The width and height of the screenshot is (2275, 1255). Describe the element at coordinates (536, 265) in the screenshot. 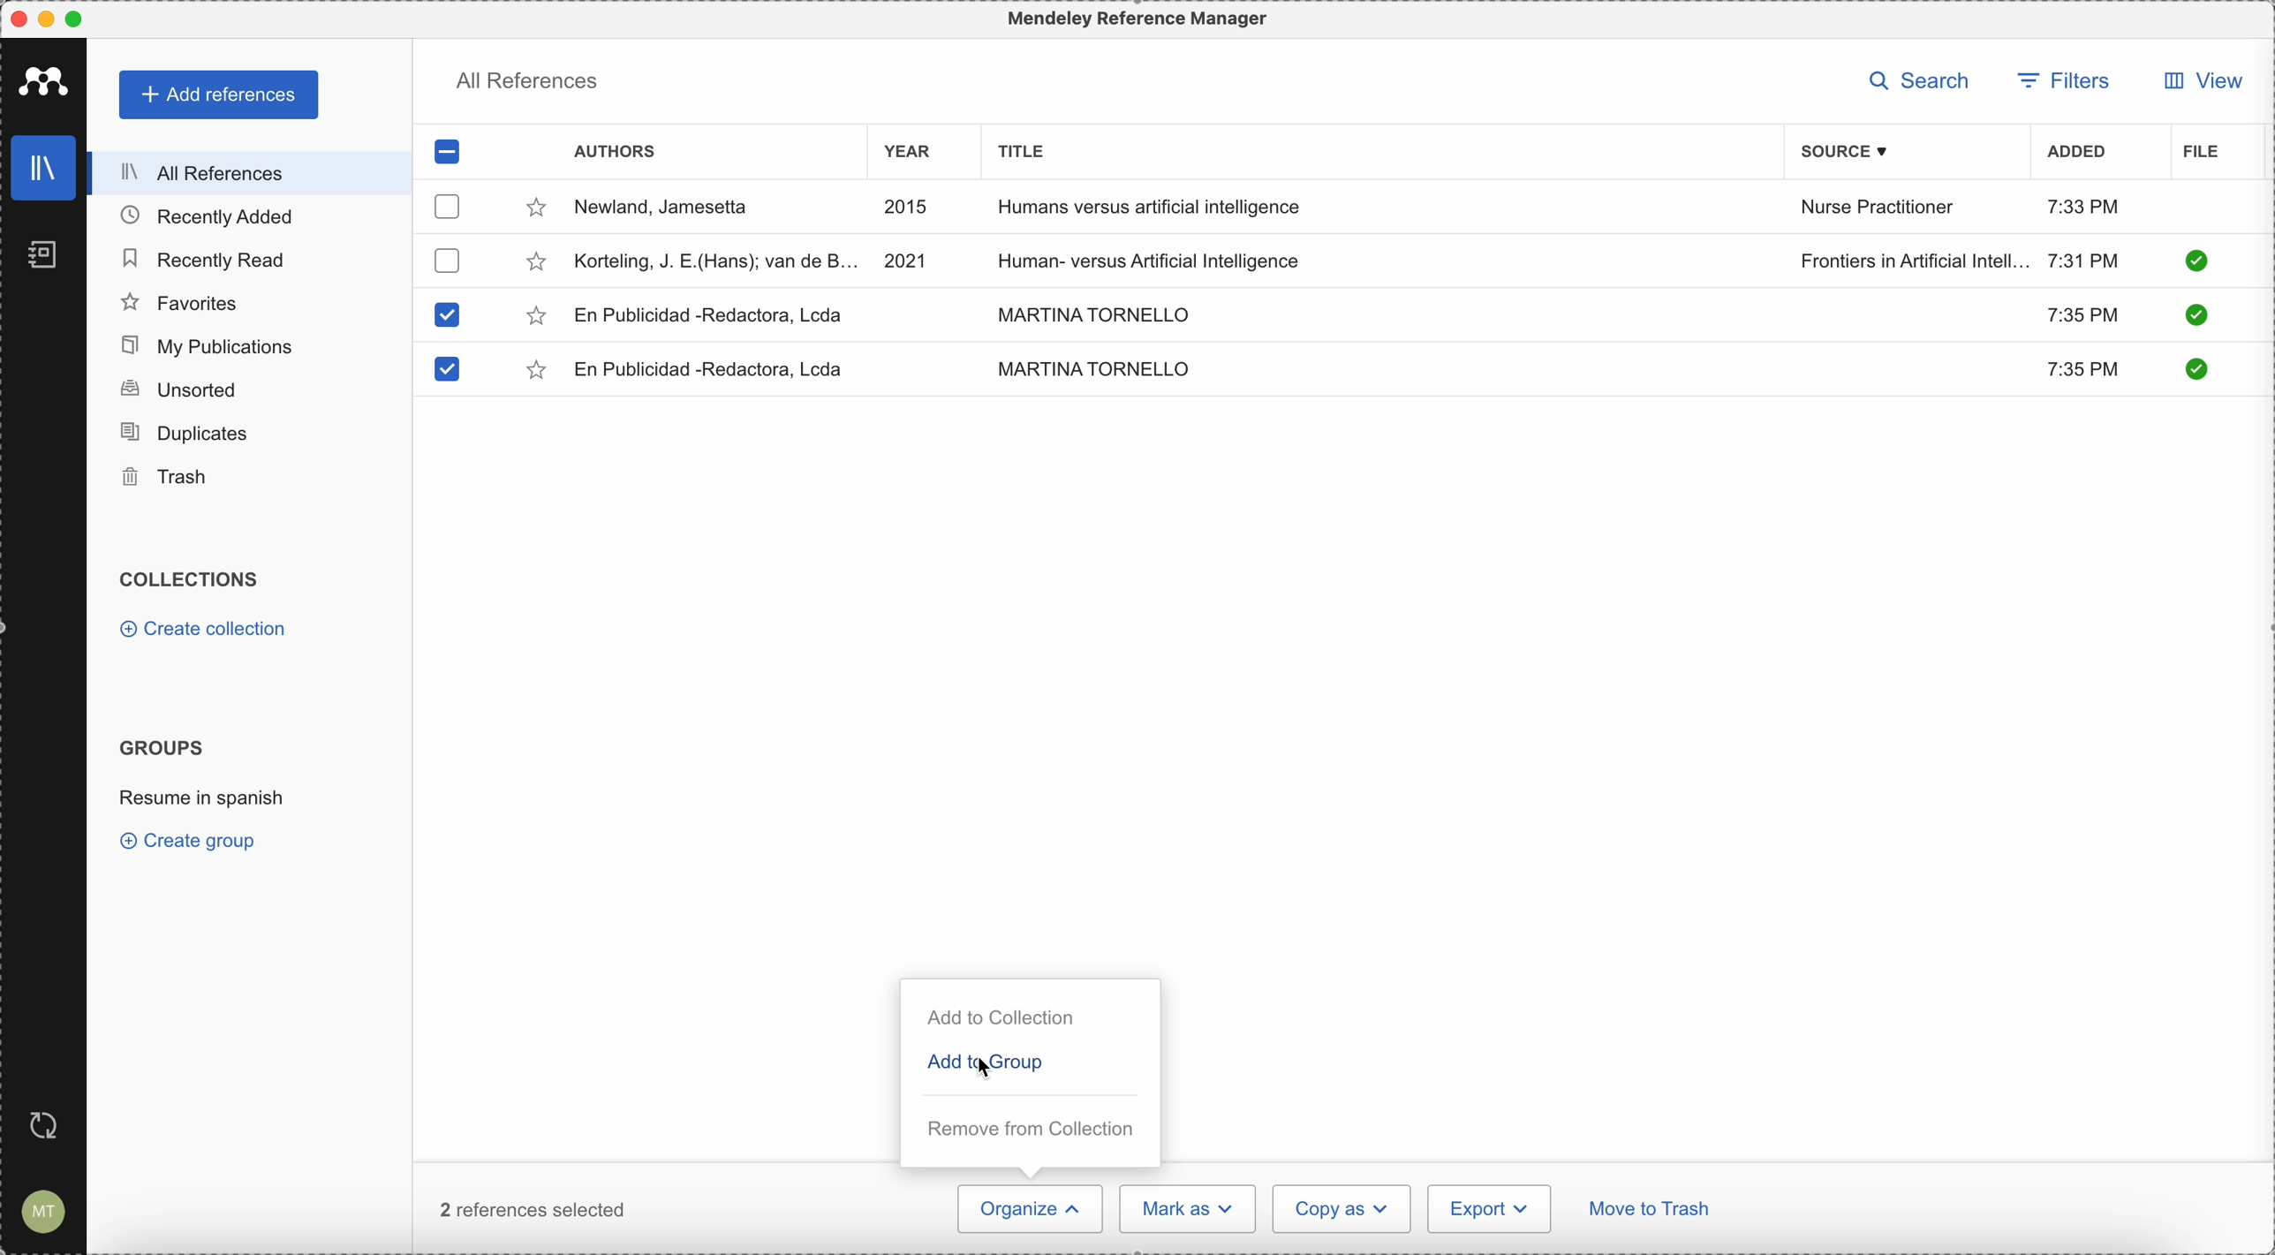

I see `favorite` at that location.